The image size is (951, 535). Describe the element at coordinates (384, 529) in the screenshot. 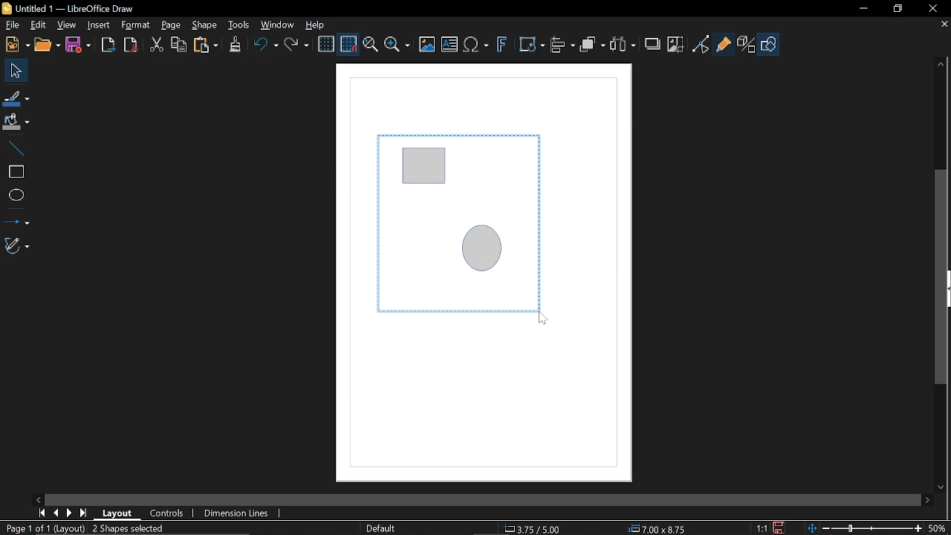

I see `Slide master name` at that location.